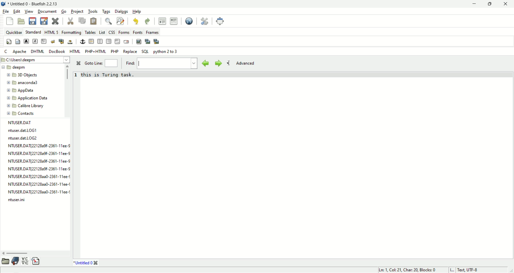 The image size is (514, 273). I want to click on list, so click(103, 33).